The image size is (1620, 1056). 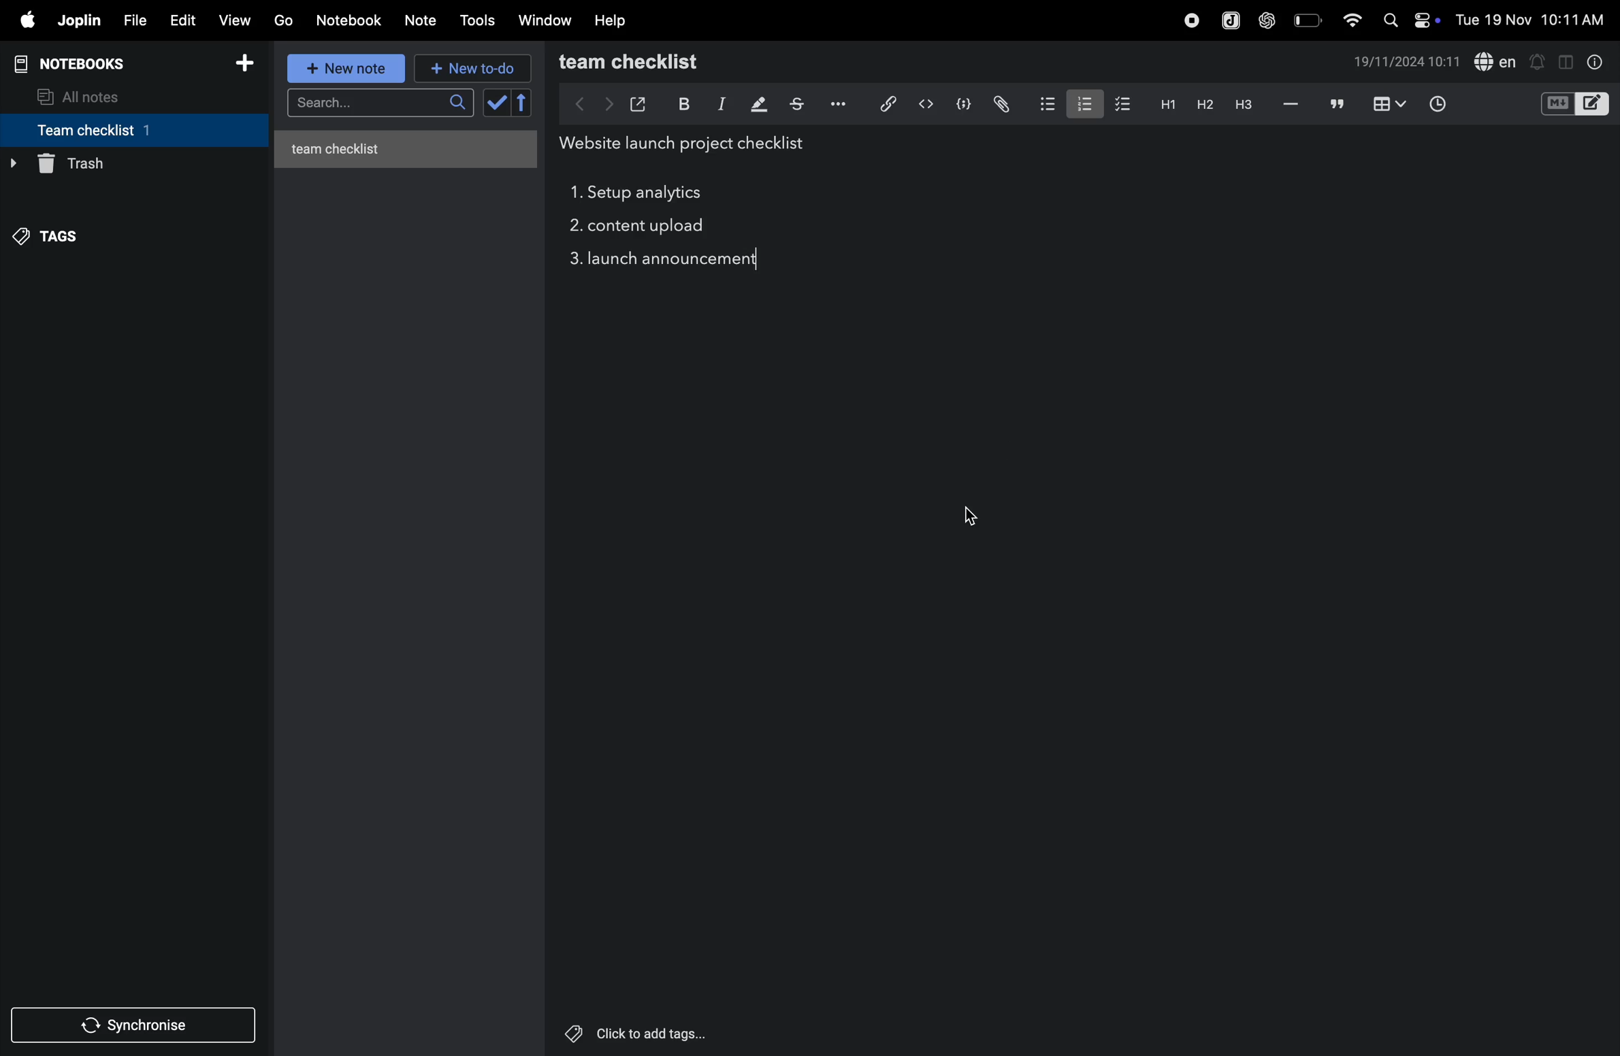 I want to click on , so click(x=1536, y=60).